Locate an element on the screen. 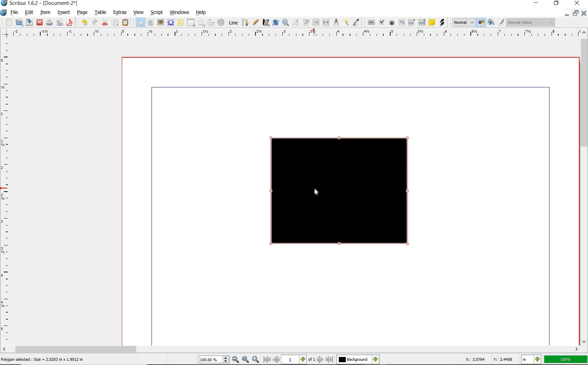  insert is located at coordinates (65, 12).